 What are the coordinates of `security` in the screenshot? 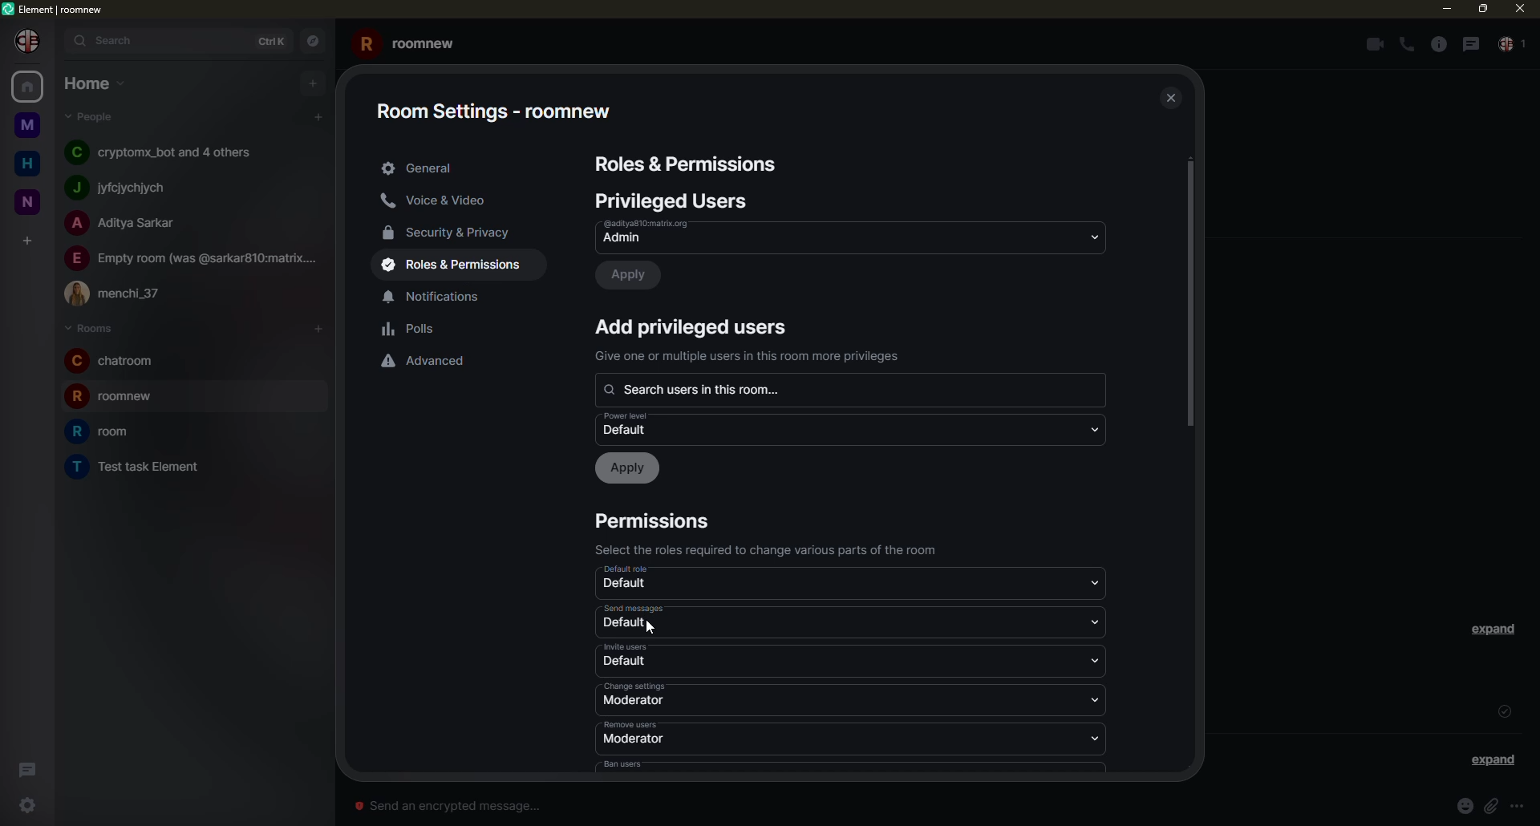 It's located at (455, 232).